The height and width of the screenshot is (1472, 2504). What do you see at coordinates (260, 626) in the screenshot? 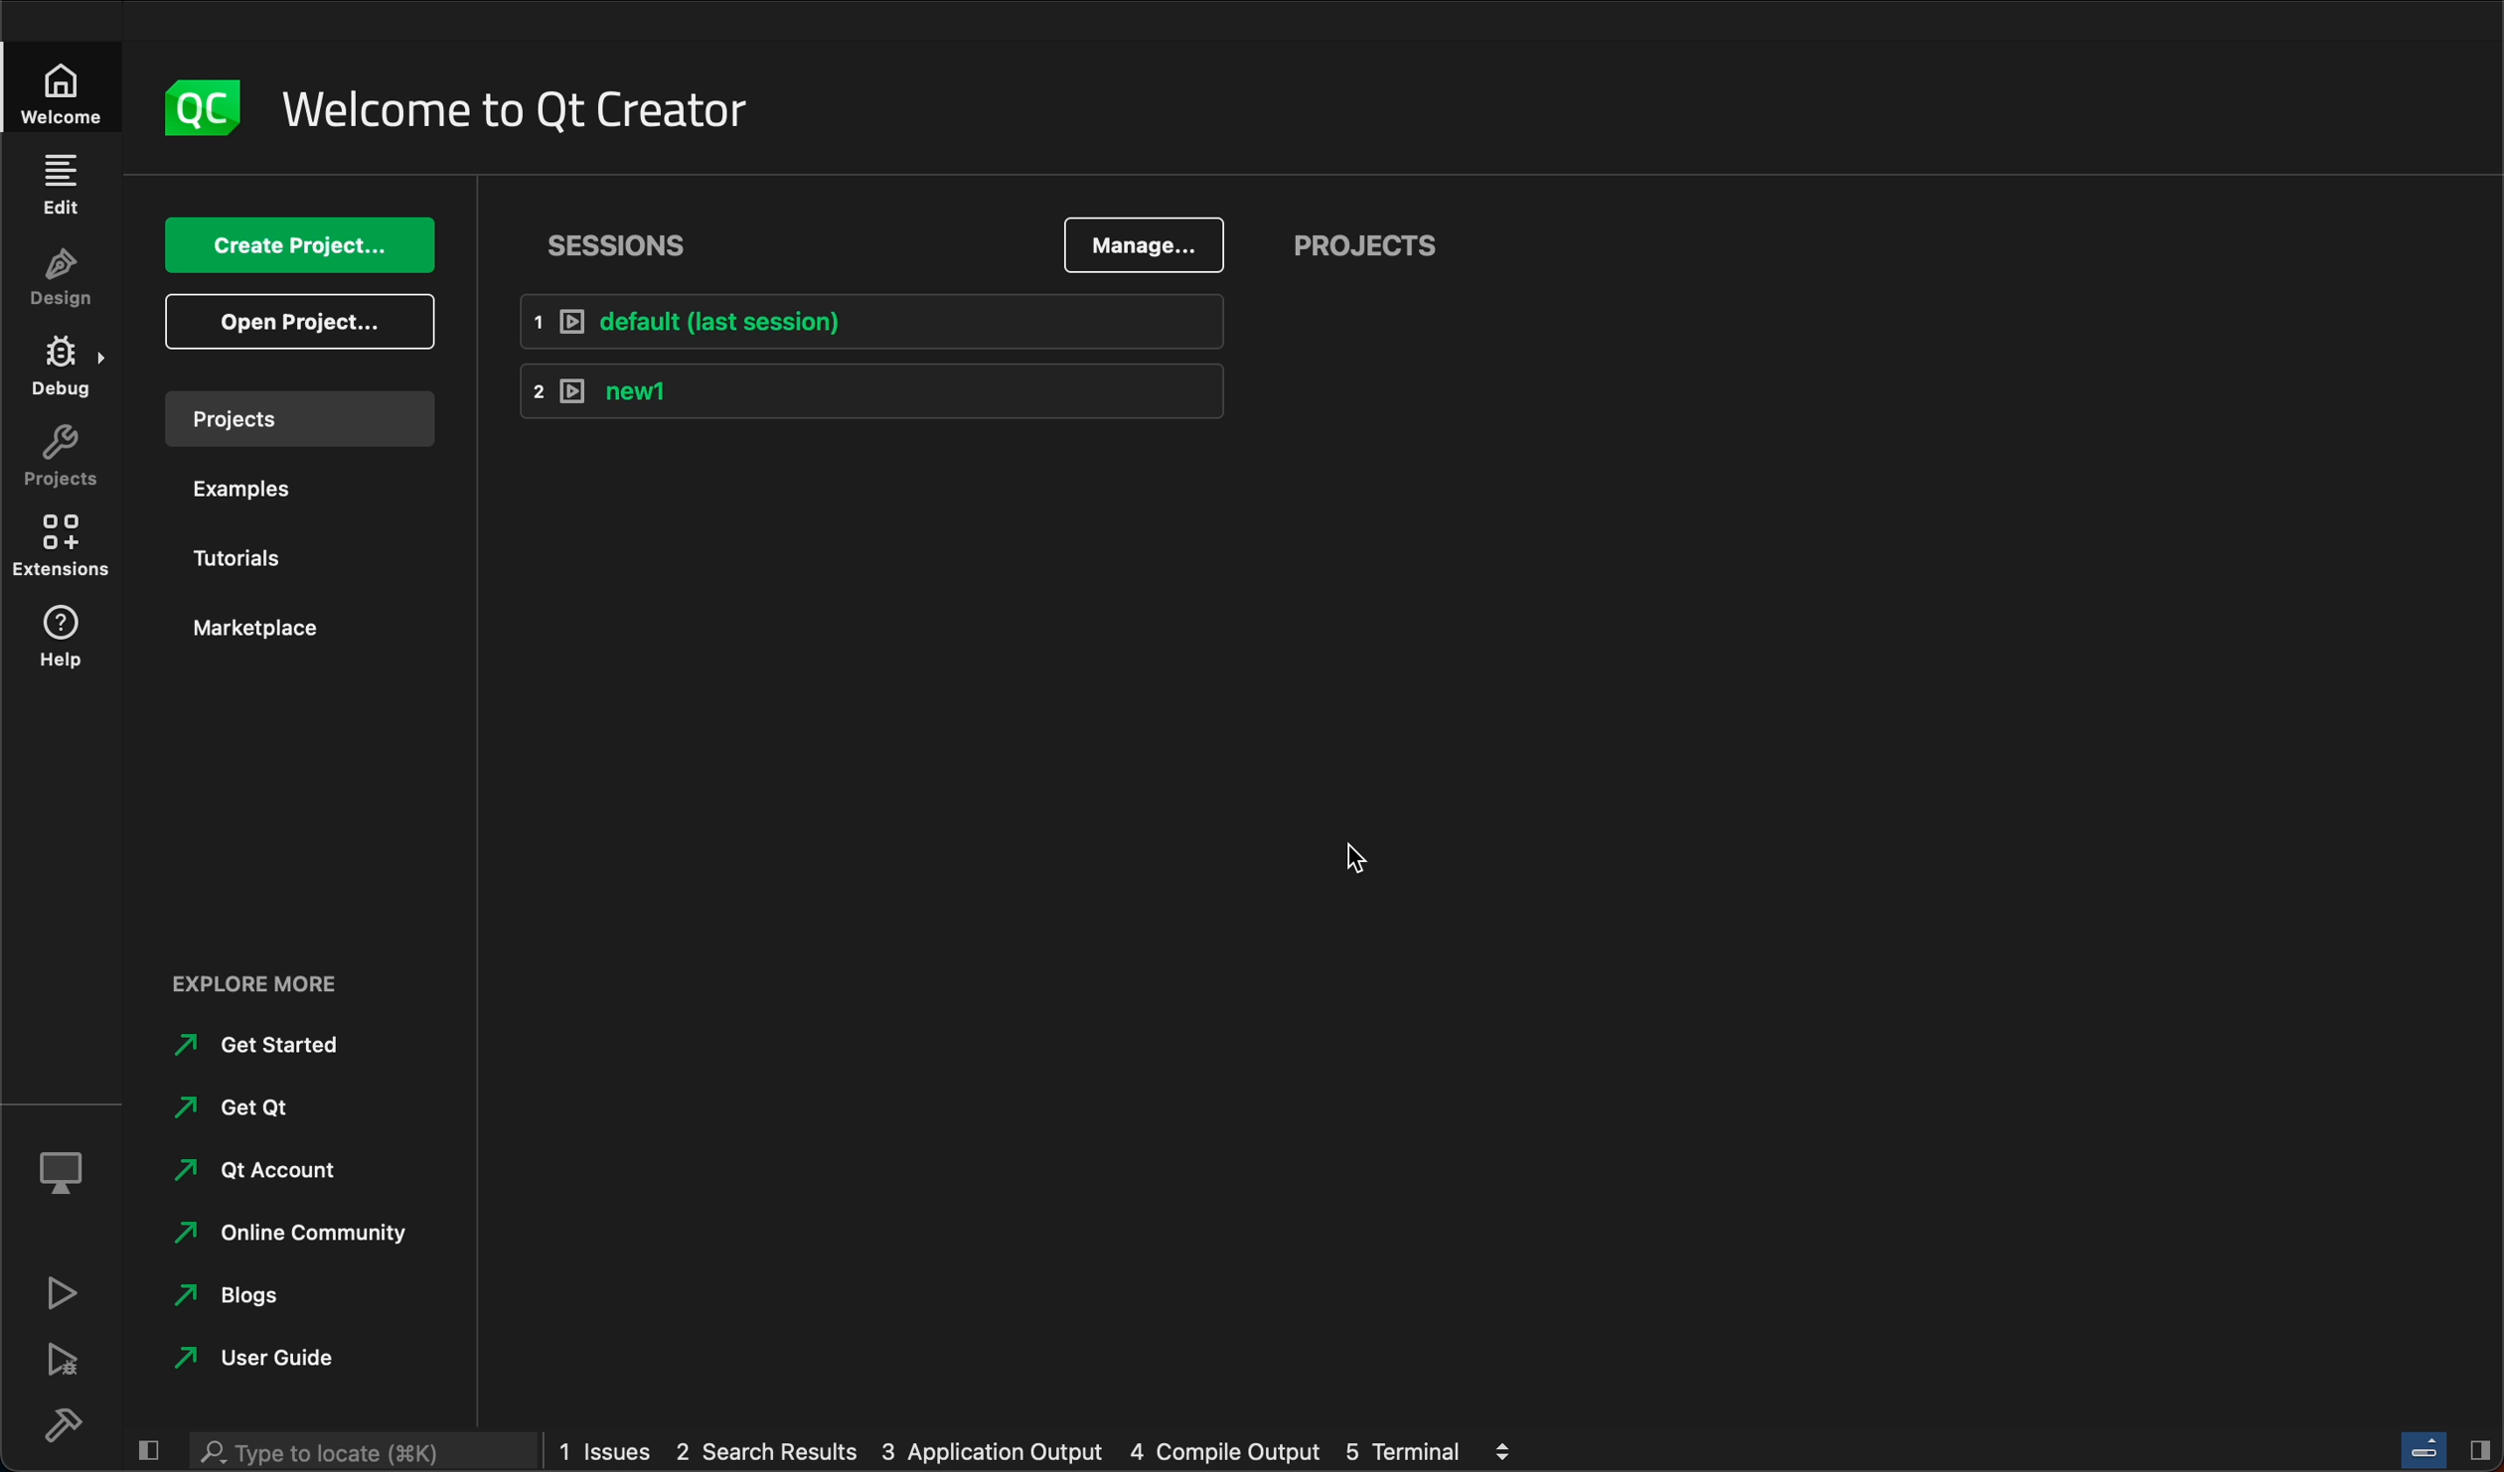
I see `marketplace` at bounding box center [260, 626].